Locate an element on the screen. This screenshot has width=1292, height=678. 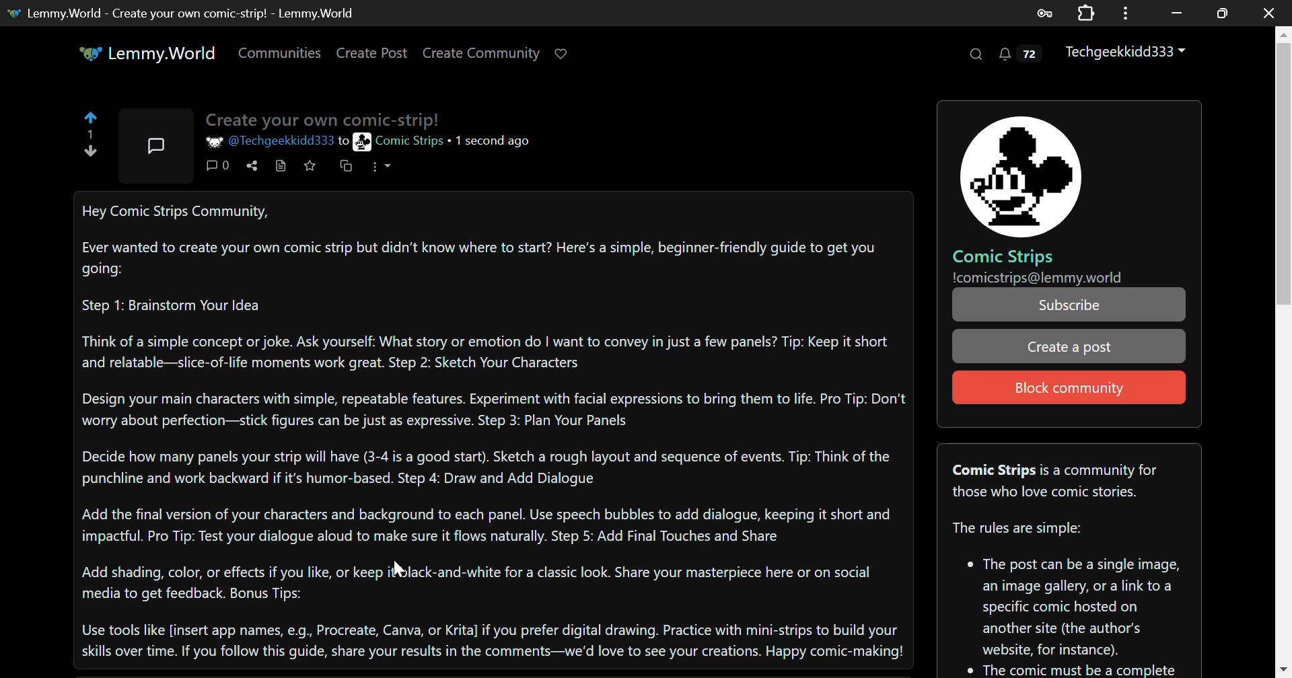
Options is located at coordinates (381, 170).